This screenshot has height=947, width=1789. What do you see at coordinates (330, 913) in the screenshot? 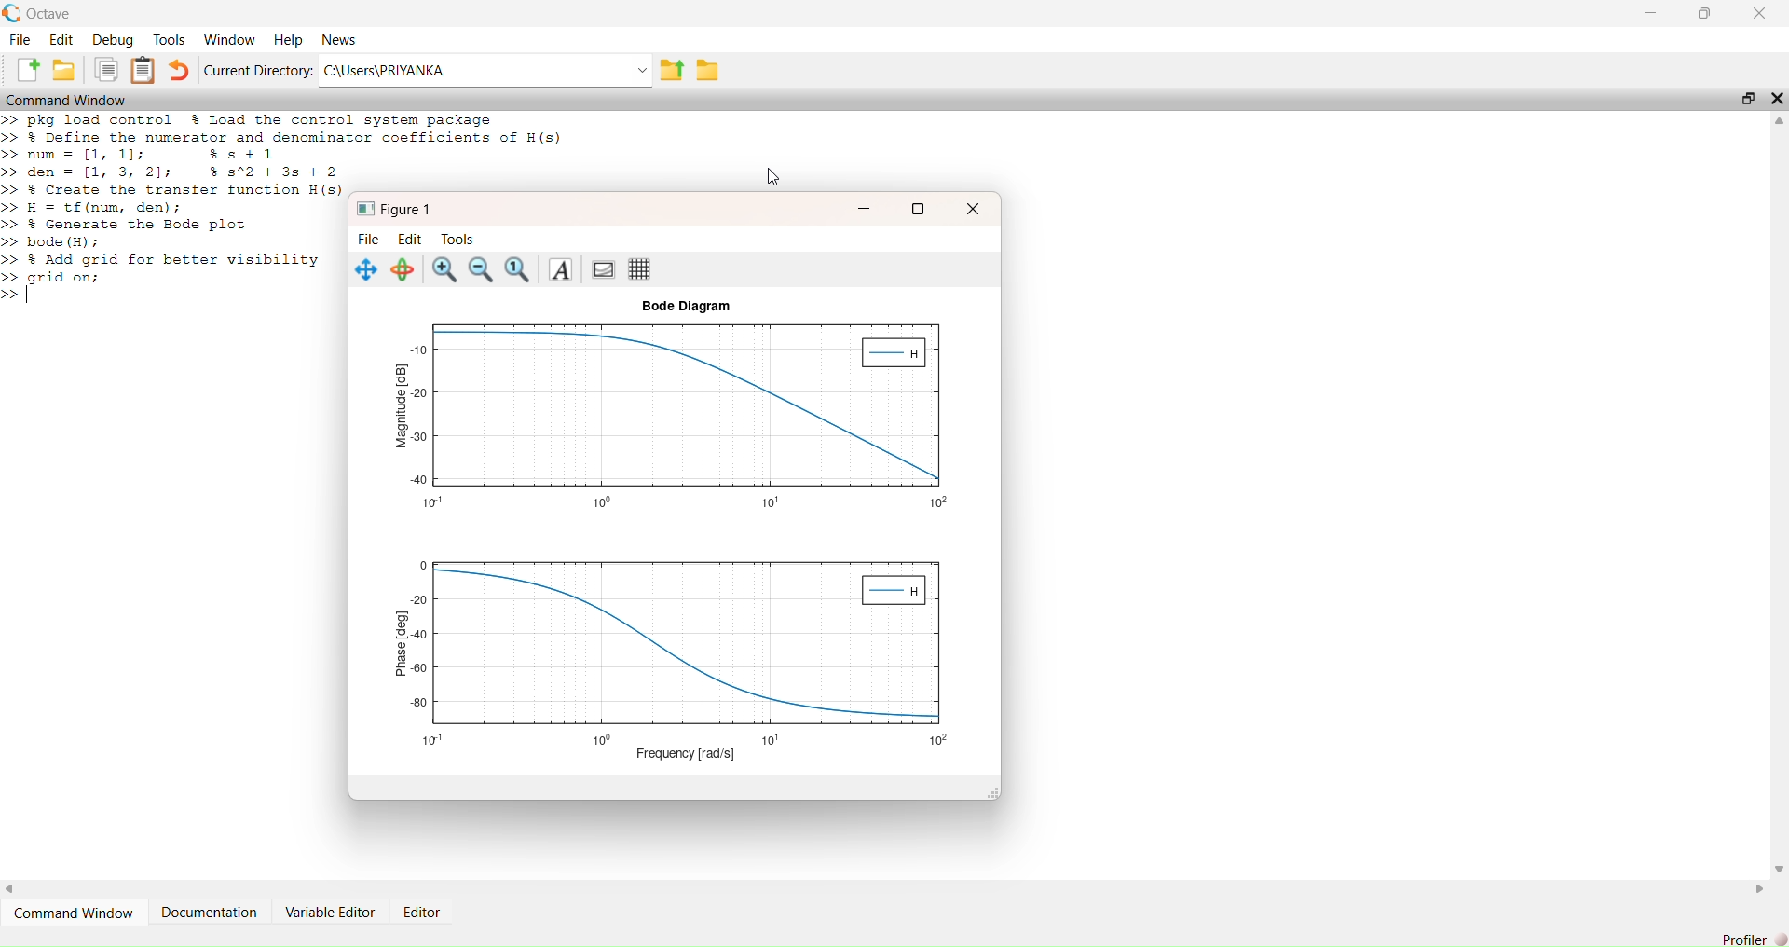
I see `Variable Editor` at bounding box center [330, 913].